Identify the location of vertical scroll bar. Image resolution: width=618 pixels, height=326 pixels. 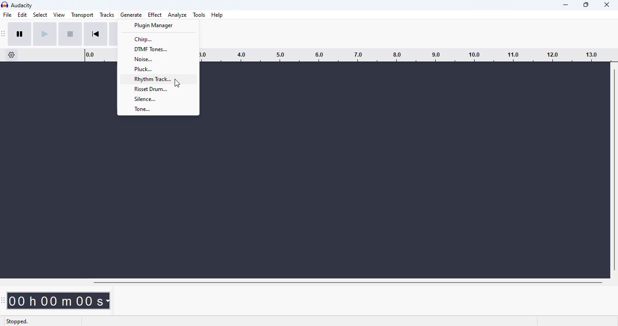
(614, 168).